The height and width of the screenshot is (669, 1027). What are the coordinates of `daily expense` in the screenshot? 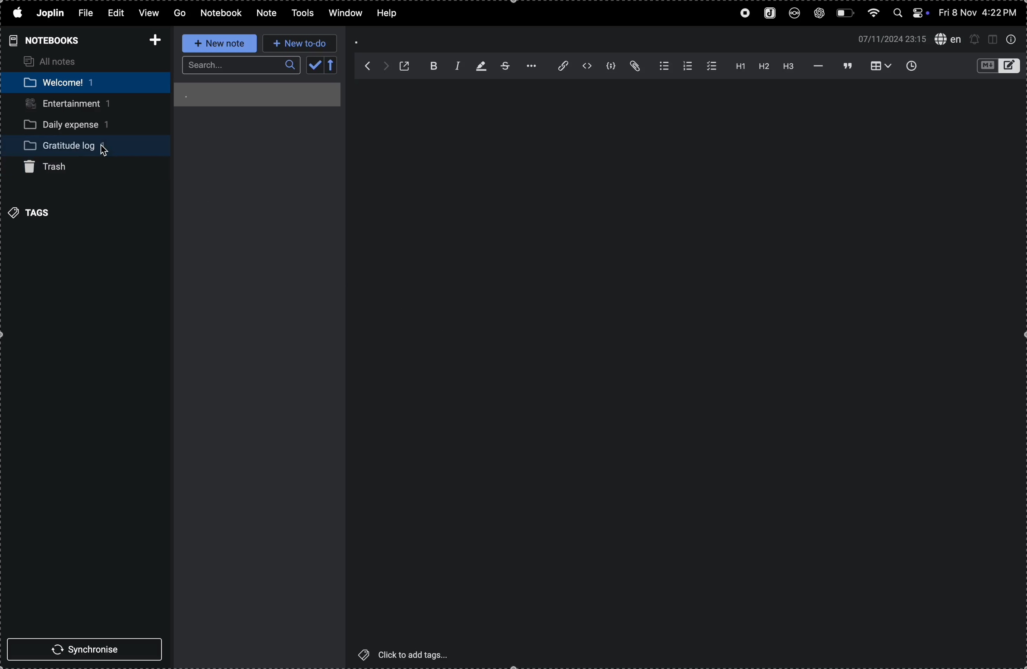 It's located at (74, 125).